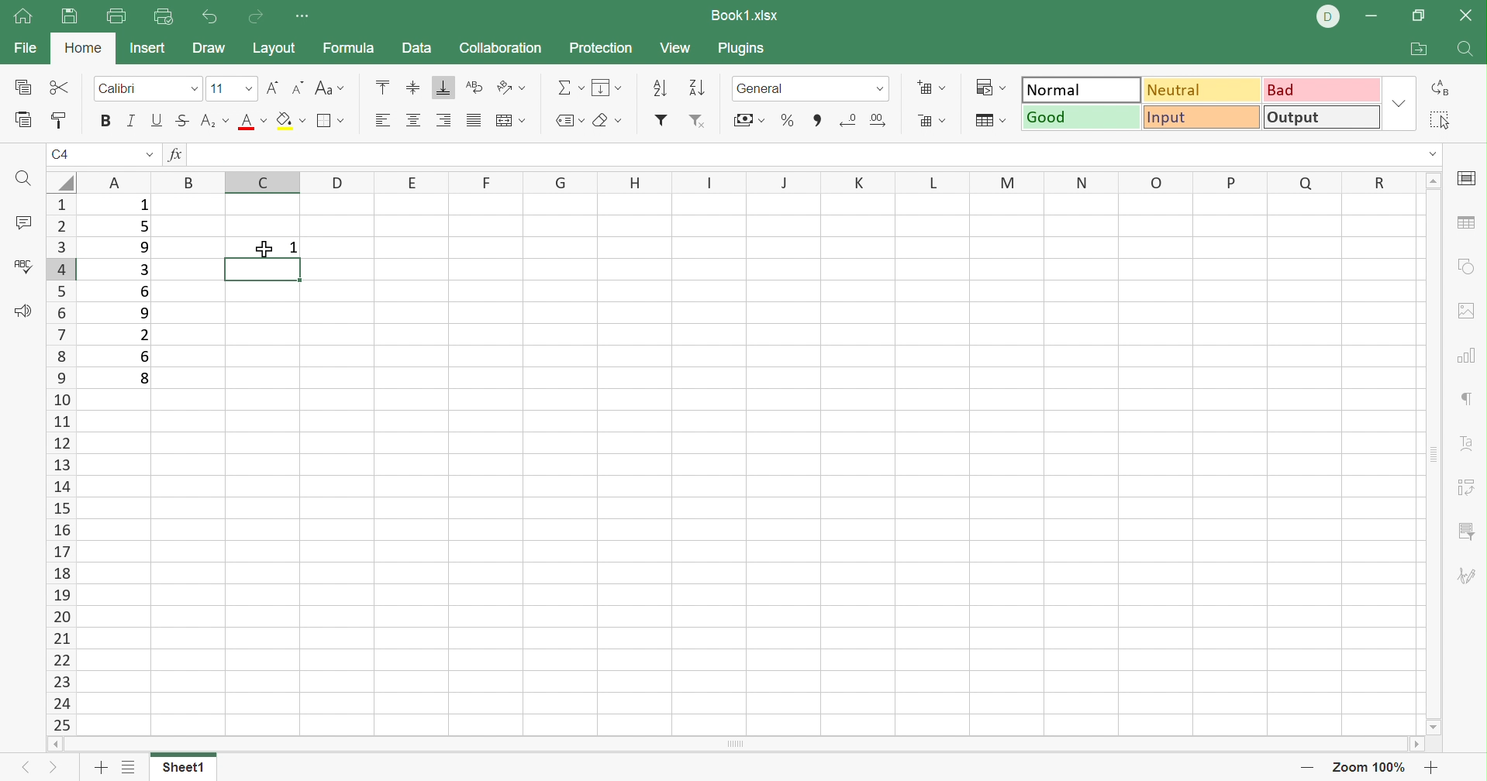  I want to click on Zoom 100%, so click(1367, 766).